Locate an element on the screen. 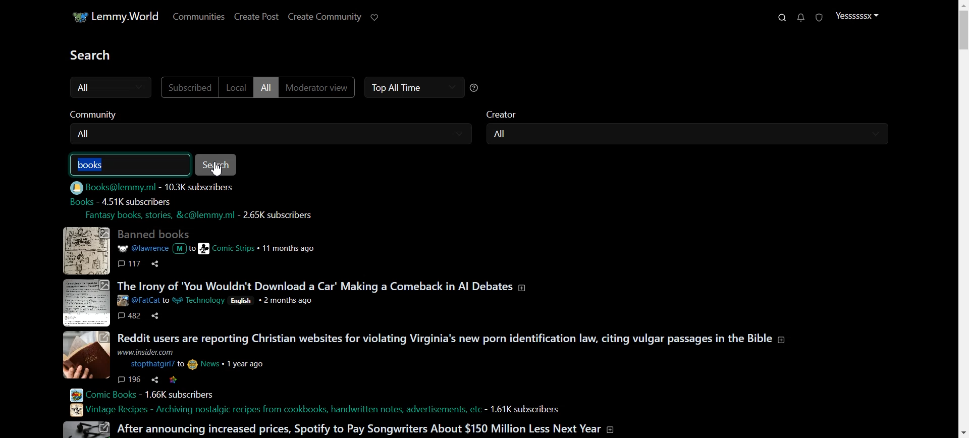 This screenshot has height=438, width=969. Text is located at coordinates (94, 54).